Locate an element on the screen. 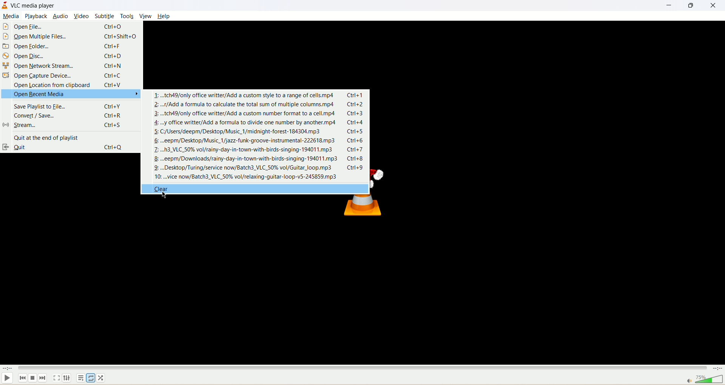  ctrl+9 is located at coordinates (357, 168).